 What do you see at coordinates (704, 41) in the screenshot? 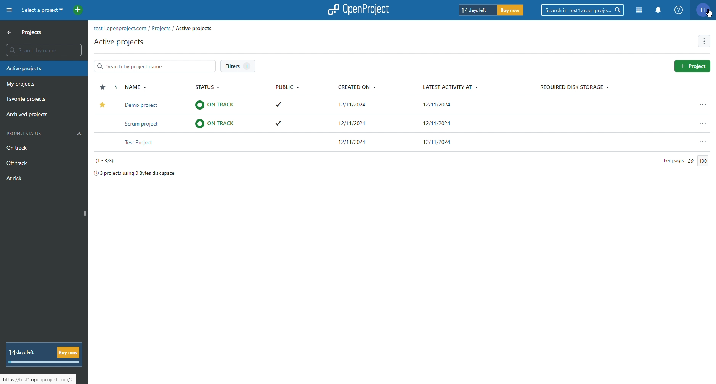
I see `More` at bounding box center [704, 41].